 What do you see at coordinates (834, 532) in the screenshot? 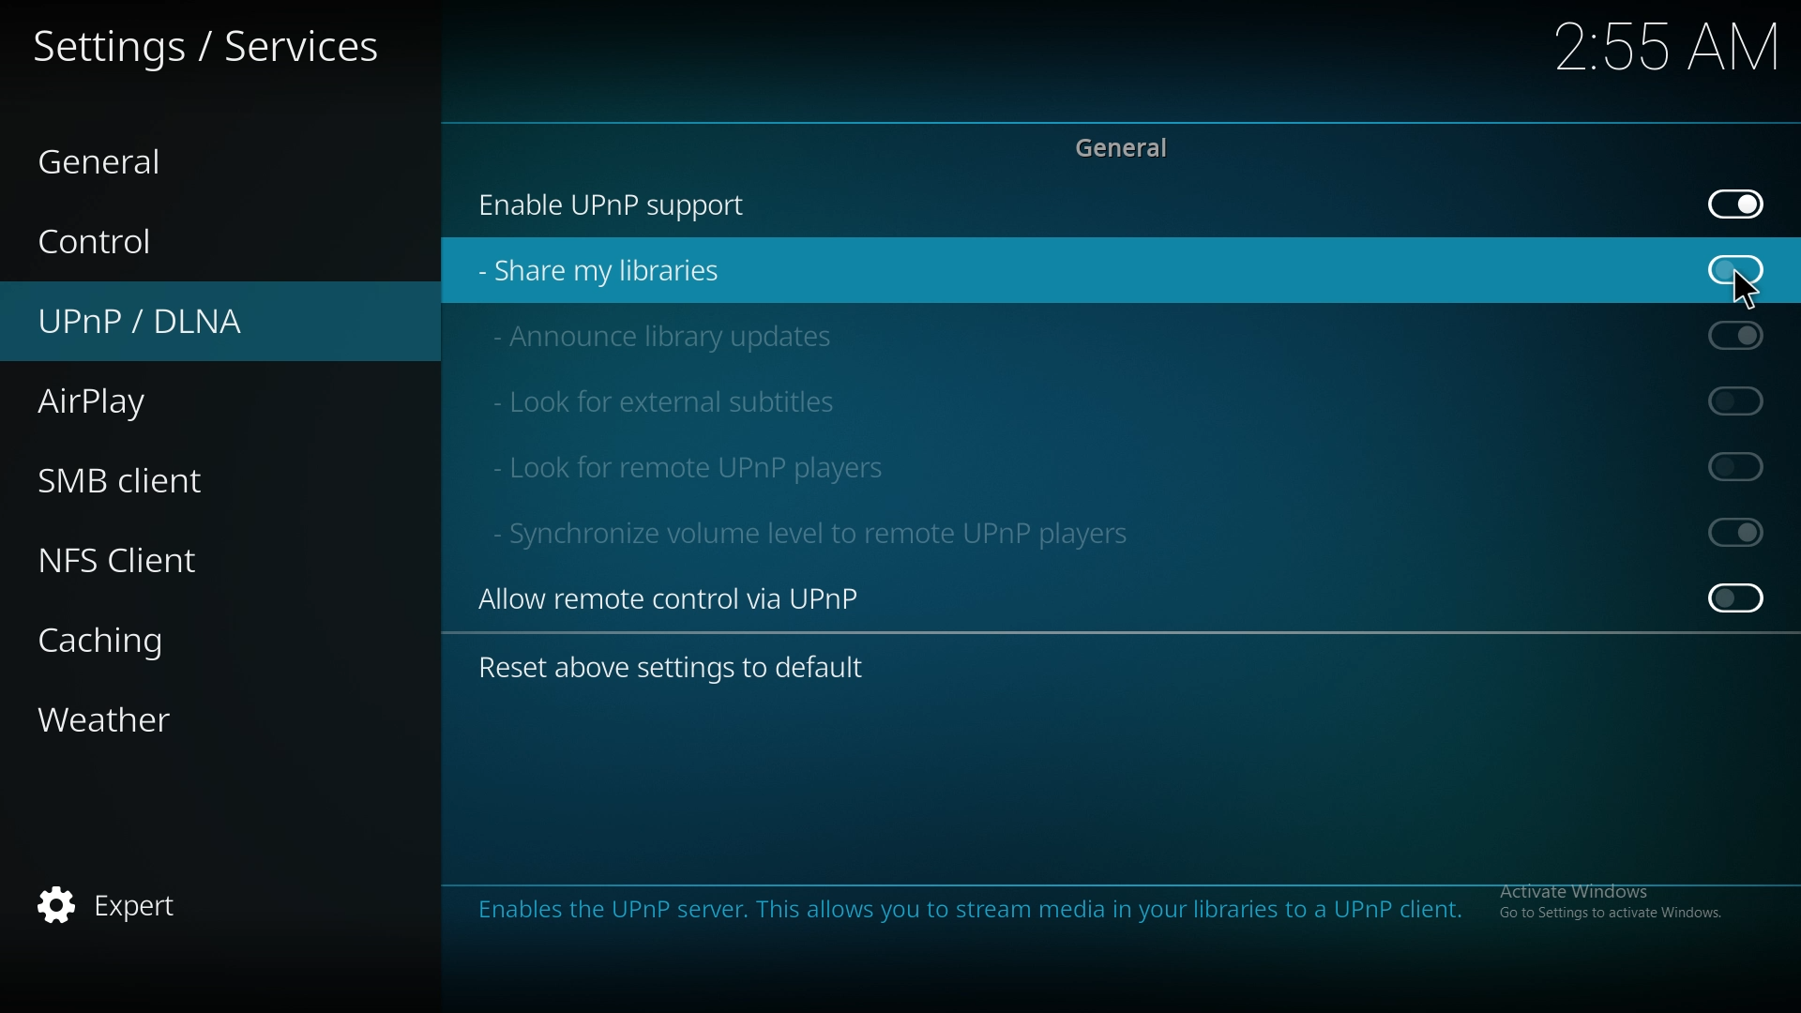
I see `sync volume level to remote upnp` at bounding box center [834, 532].